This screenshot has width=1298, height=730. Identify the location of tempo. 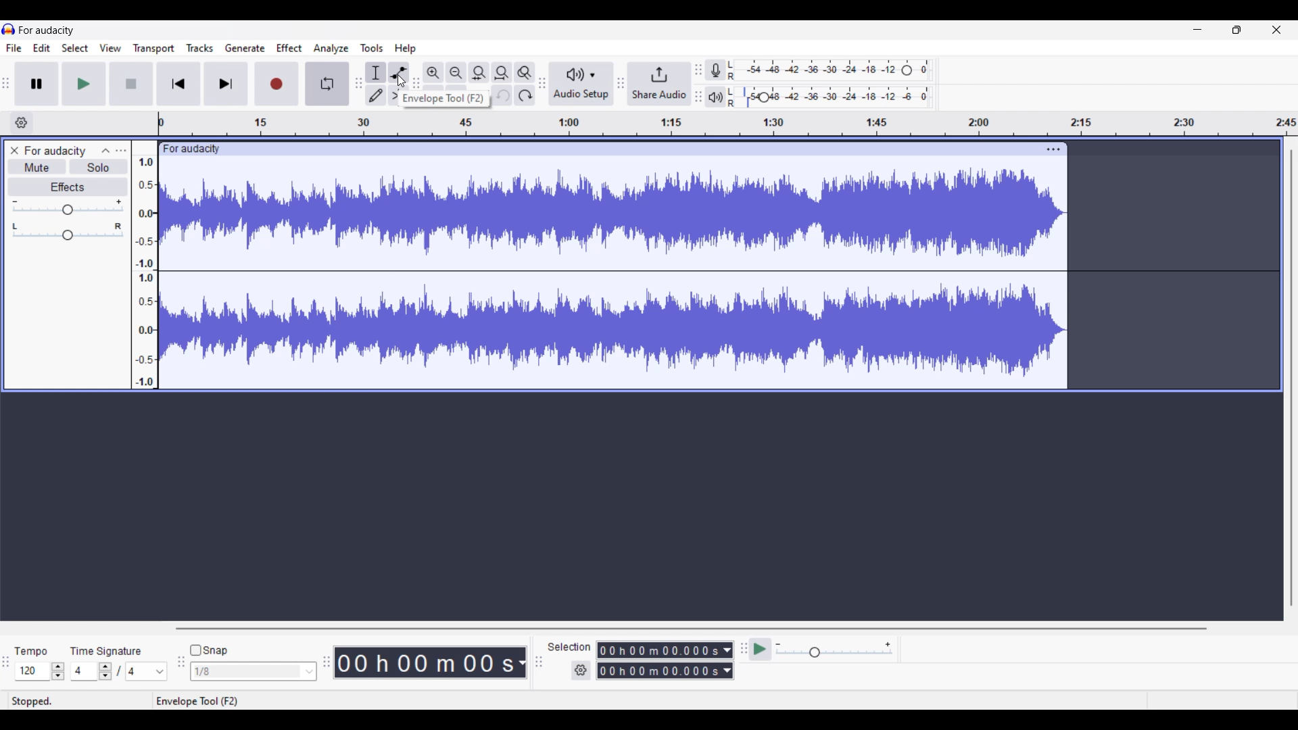
(30, 652).